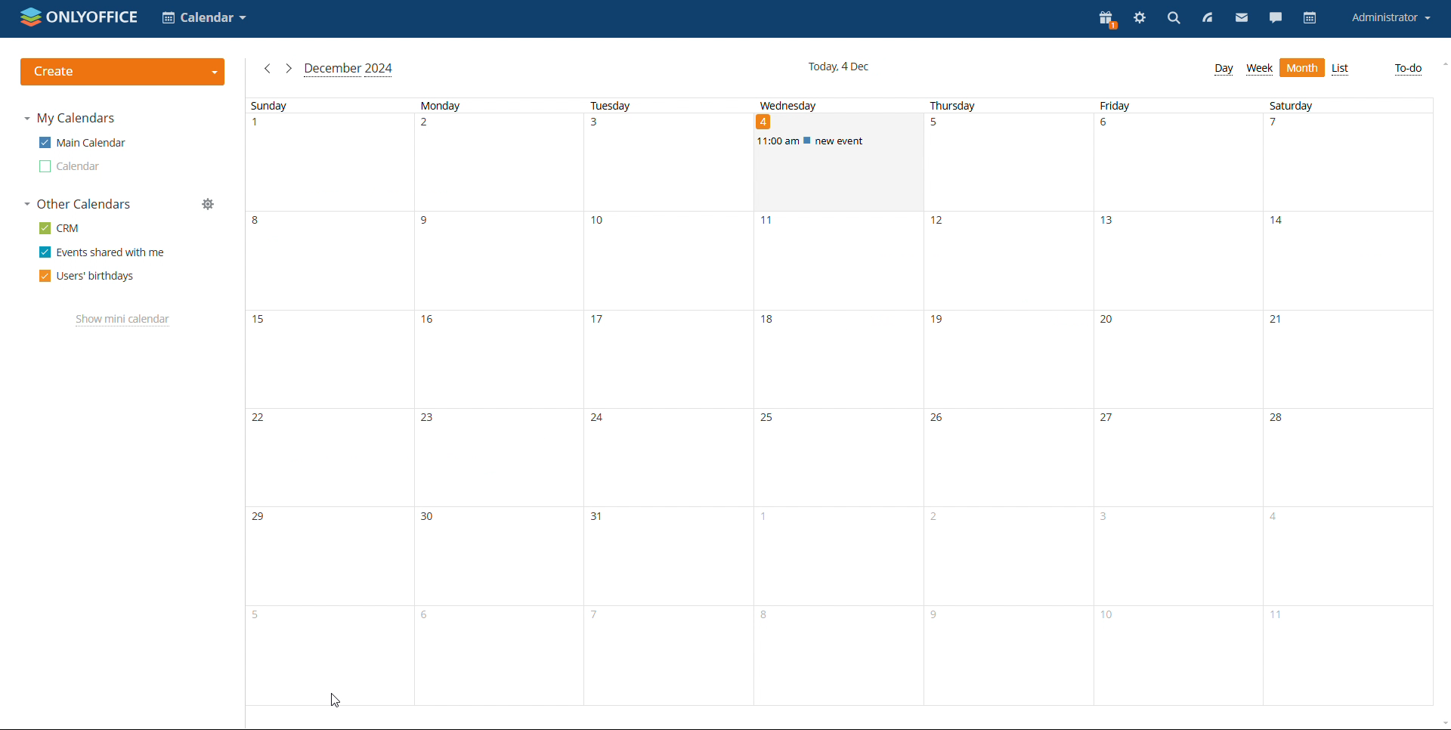 The height and width of the screenshot is (730, 1451). Describe the element at coordinates (1309, 19) in the screenshot. I see `calendar` at that location.